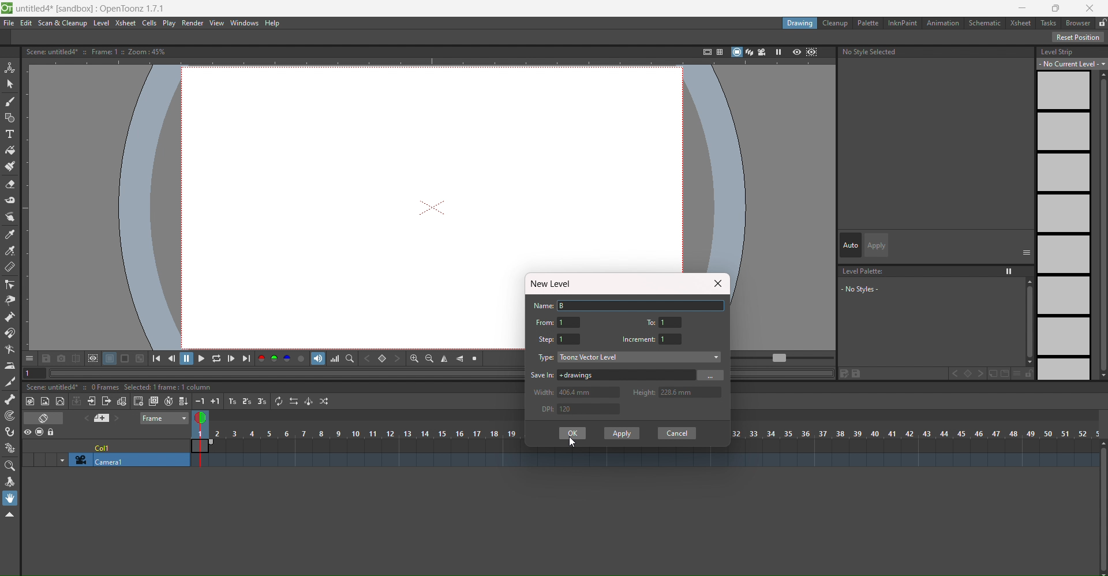 Image resolution: width=1108 pixels, height=576 pixels. Describe the element at coordinates (1048, 24) in the screenshot. I see `tasks` at that location.